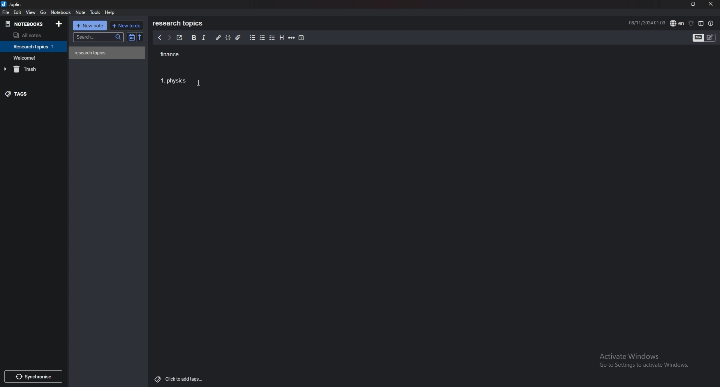  I want to click on toggle editor, so click(705, 37).